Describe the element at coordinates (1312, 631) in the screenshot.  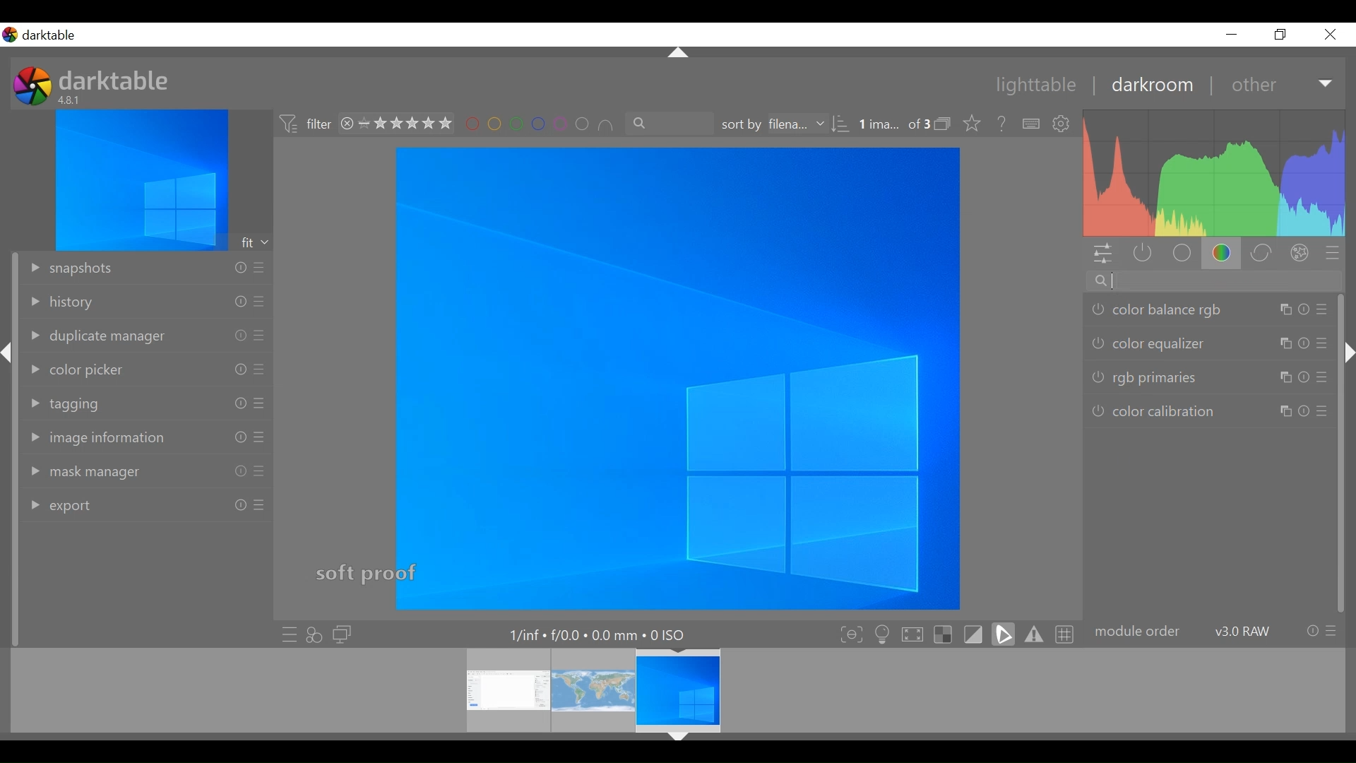
I see `info` at that location.